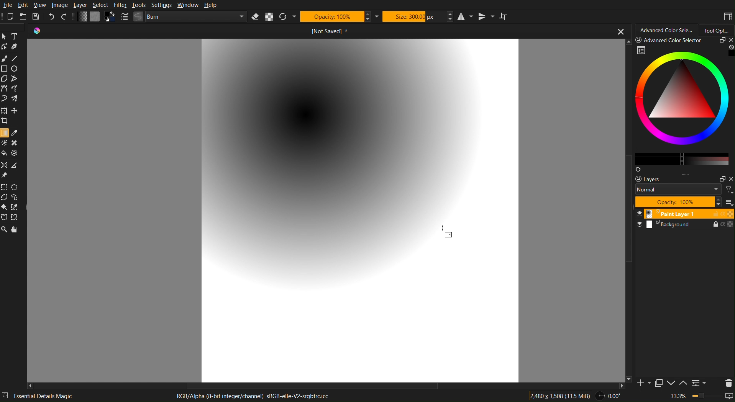  What do you see at coordinates (5, 36) in the screenshot?
I see `Pointer` at bounding box center [5, 36].